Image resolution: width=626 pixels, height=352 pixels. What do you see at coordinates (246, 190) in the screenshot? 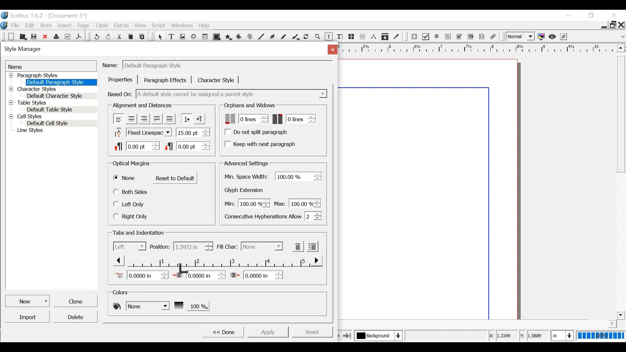
I see `Glyph extension` at bounding box center [246, 190].